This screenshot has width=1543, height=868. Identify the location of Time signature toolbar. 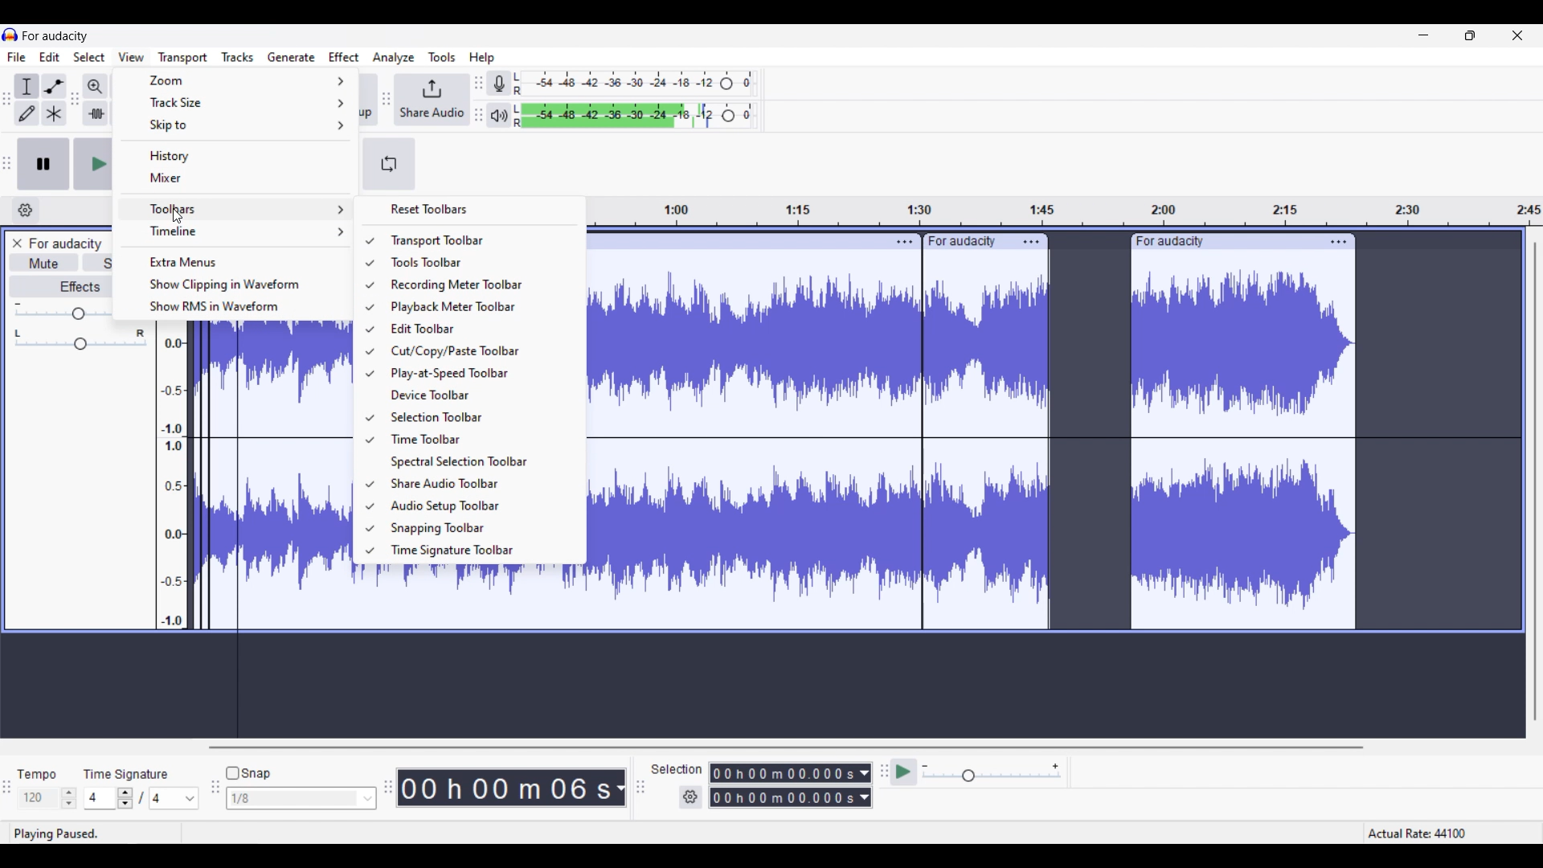
(479, 551).